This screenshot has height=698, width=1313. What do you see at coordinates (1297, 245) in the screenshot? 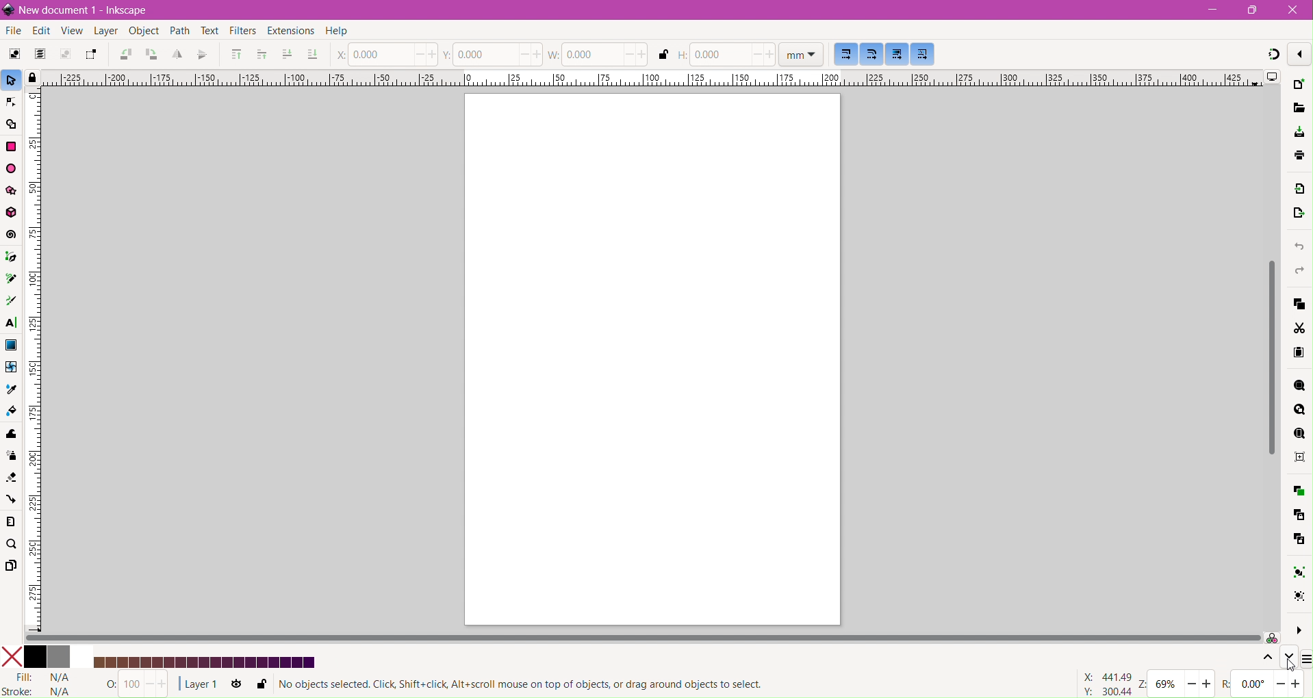
I see `Undo` at bounding box center [1297, 245].